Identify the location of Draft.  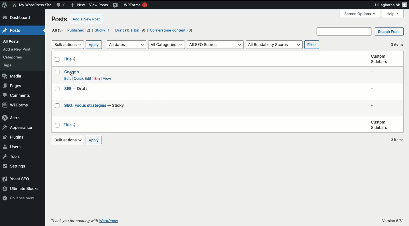
(122, 30).